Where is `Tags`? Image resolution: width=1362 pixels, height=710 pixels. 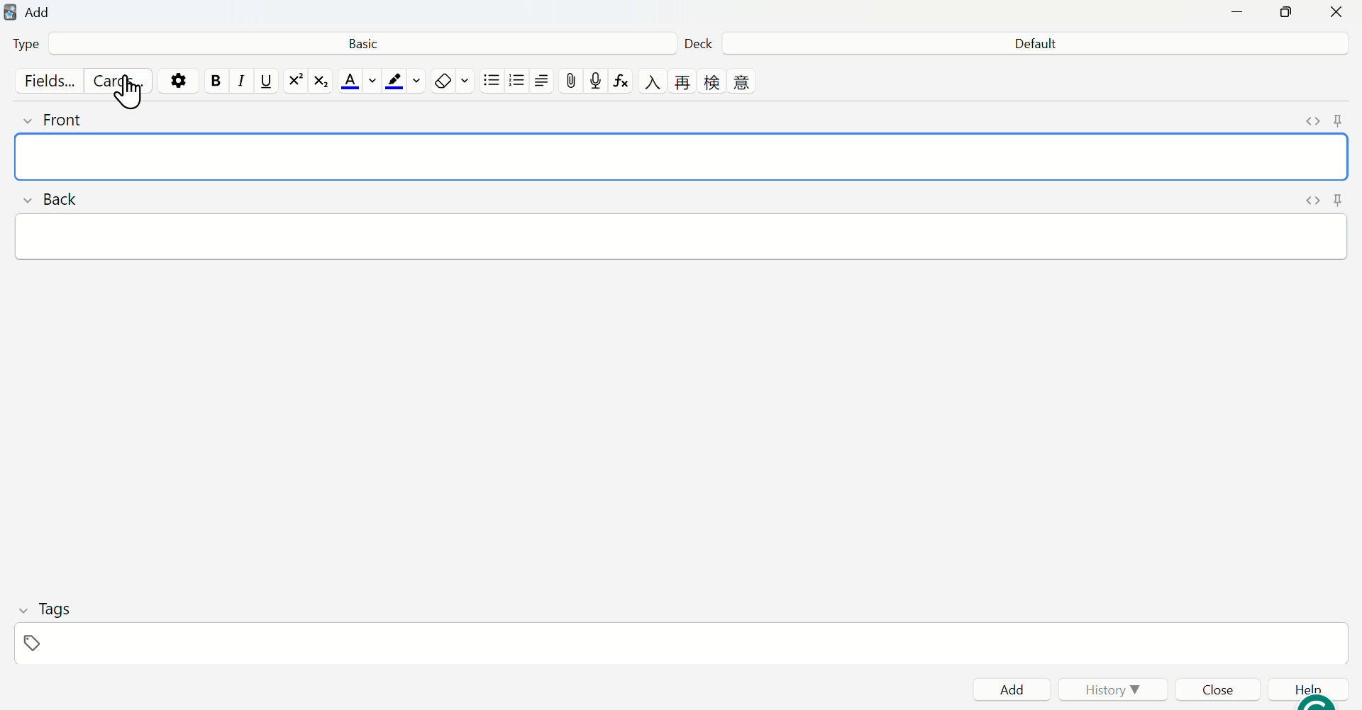 Tags is located at coordinates (680, 643).